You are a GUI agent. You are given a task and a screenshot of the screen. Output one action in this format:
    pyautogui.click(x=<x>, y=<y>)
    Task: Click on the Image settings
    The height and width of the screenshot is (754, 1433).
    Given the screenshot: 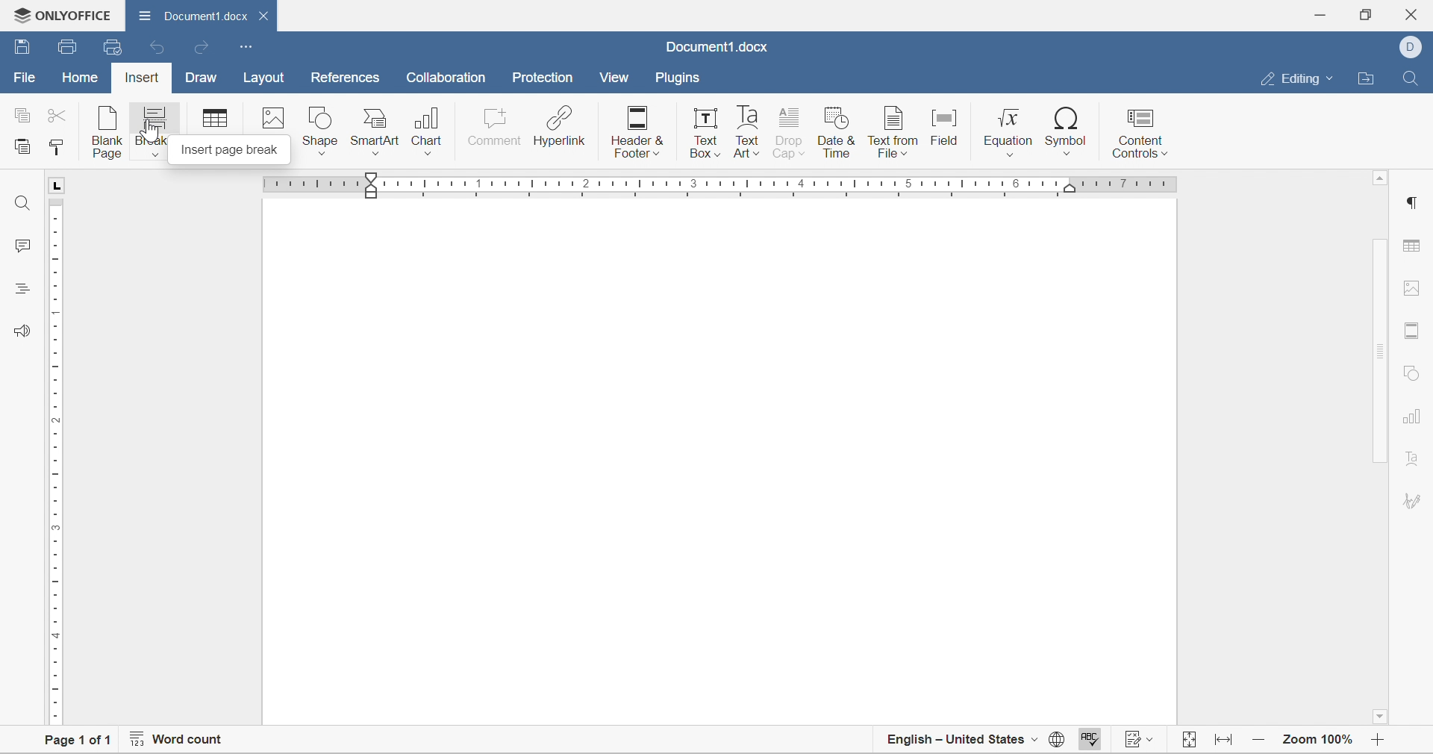 What is the action you would take?
    pyautogui.click(x=1416, y=291)
    